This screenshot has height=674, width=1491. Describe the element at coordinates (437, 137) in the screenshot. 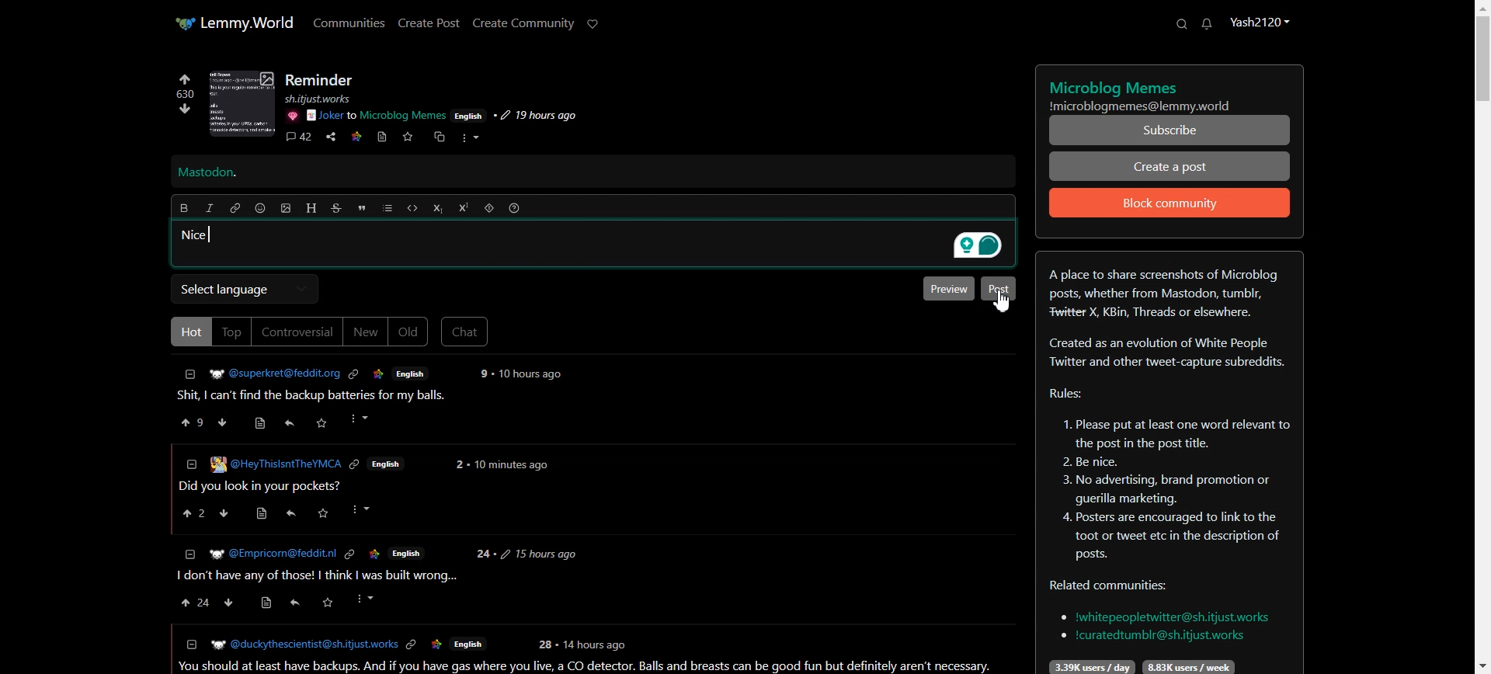

I see `Copy` at that location.